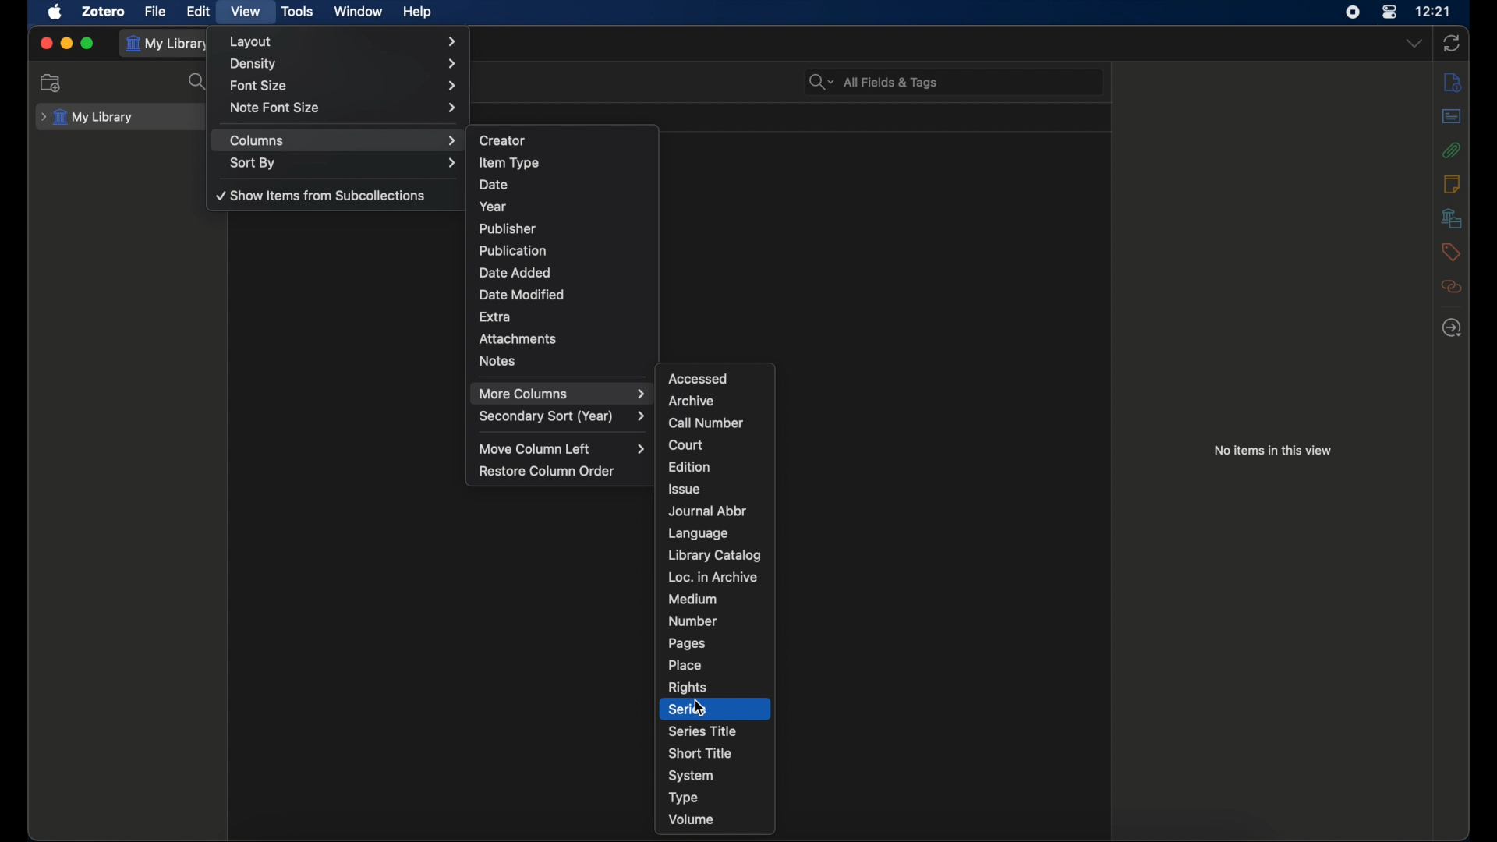 The width and height of the screenshot is (1497, 842). I want to click on minimize, so click(67, 44).